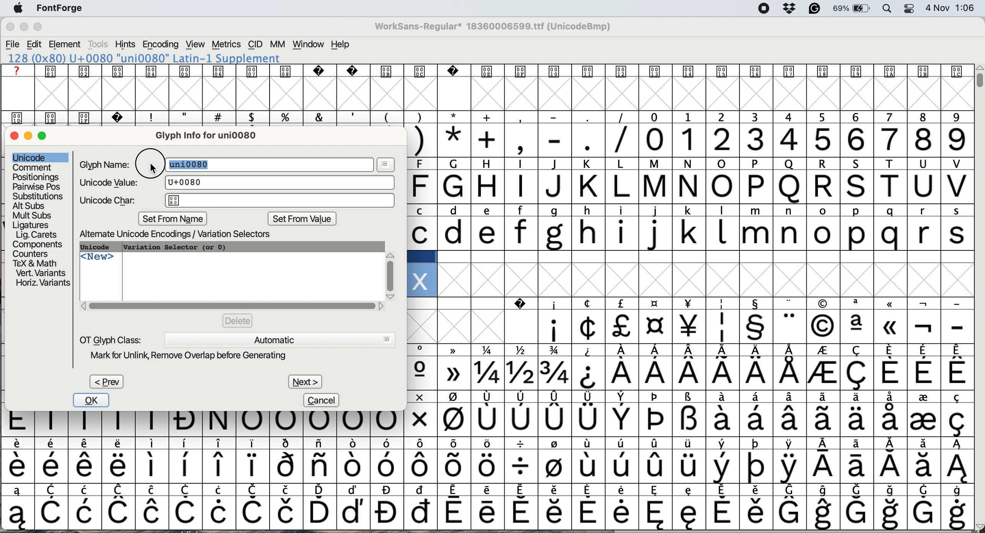  I want to click on prev, so click(106, 382).